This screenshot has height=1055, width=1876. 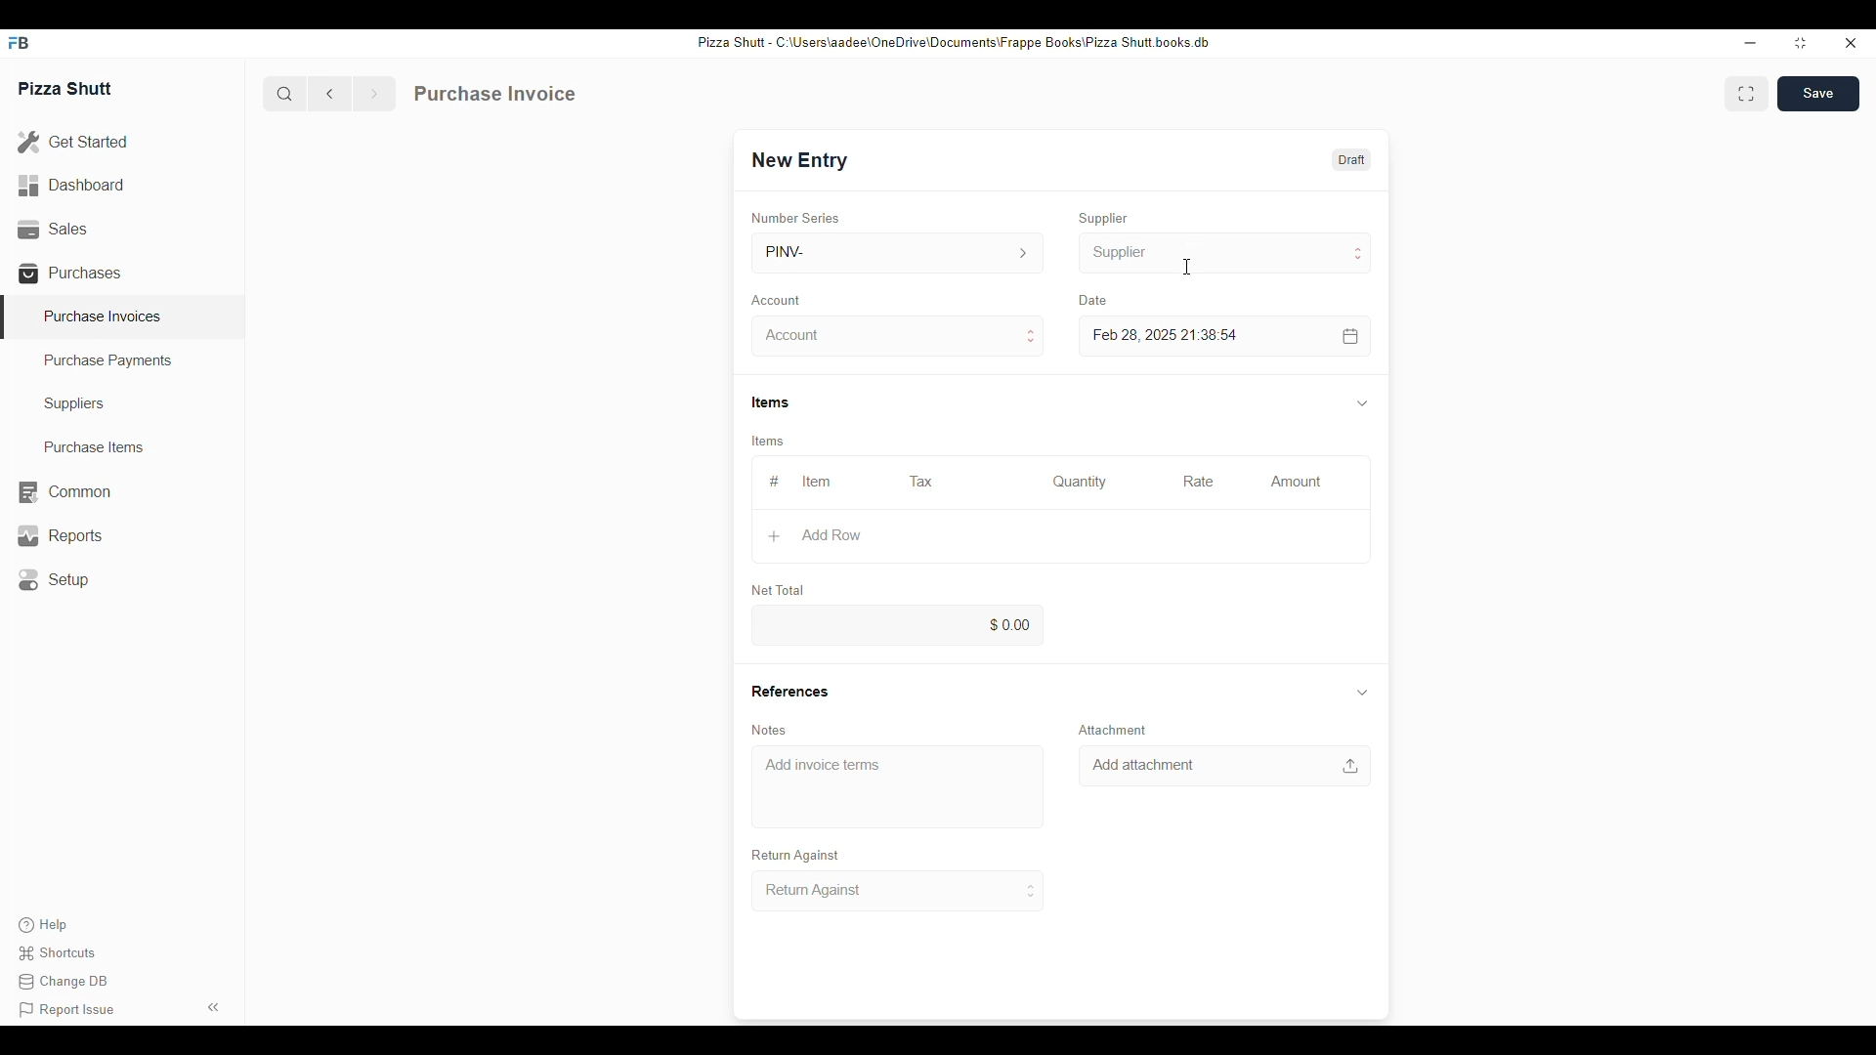 What do you see at coordinates (773, 482) in the screenshot?
I see `#` at bounding box center [773, 482].